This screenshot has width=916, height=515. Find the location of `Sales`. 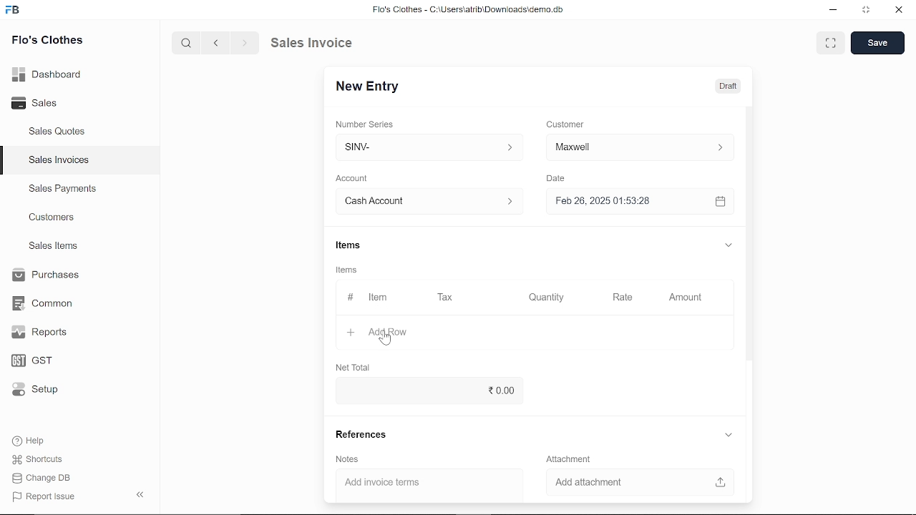

Sales is located at coordinates (50, 104).